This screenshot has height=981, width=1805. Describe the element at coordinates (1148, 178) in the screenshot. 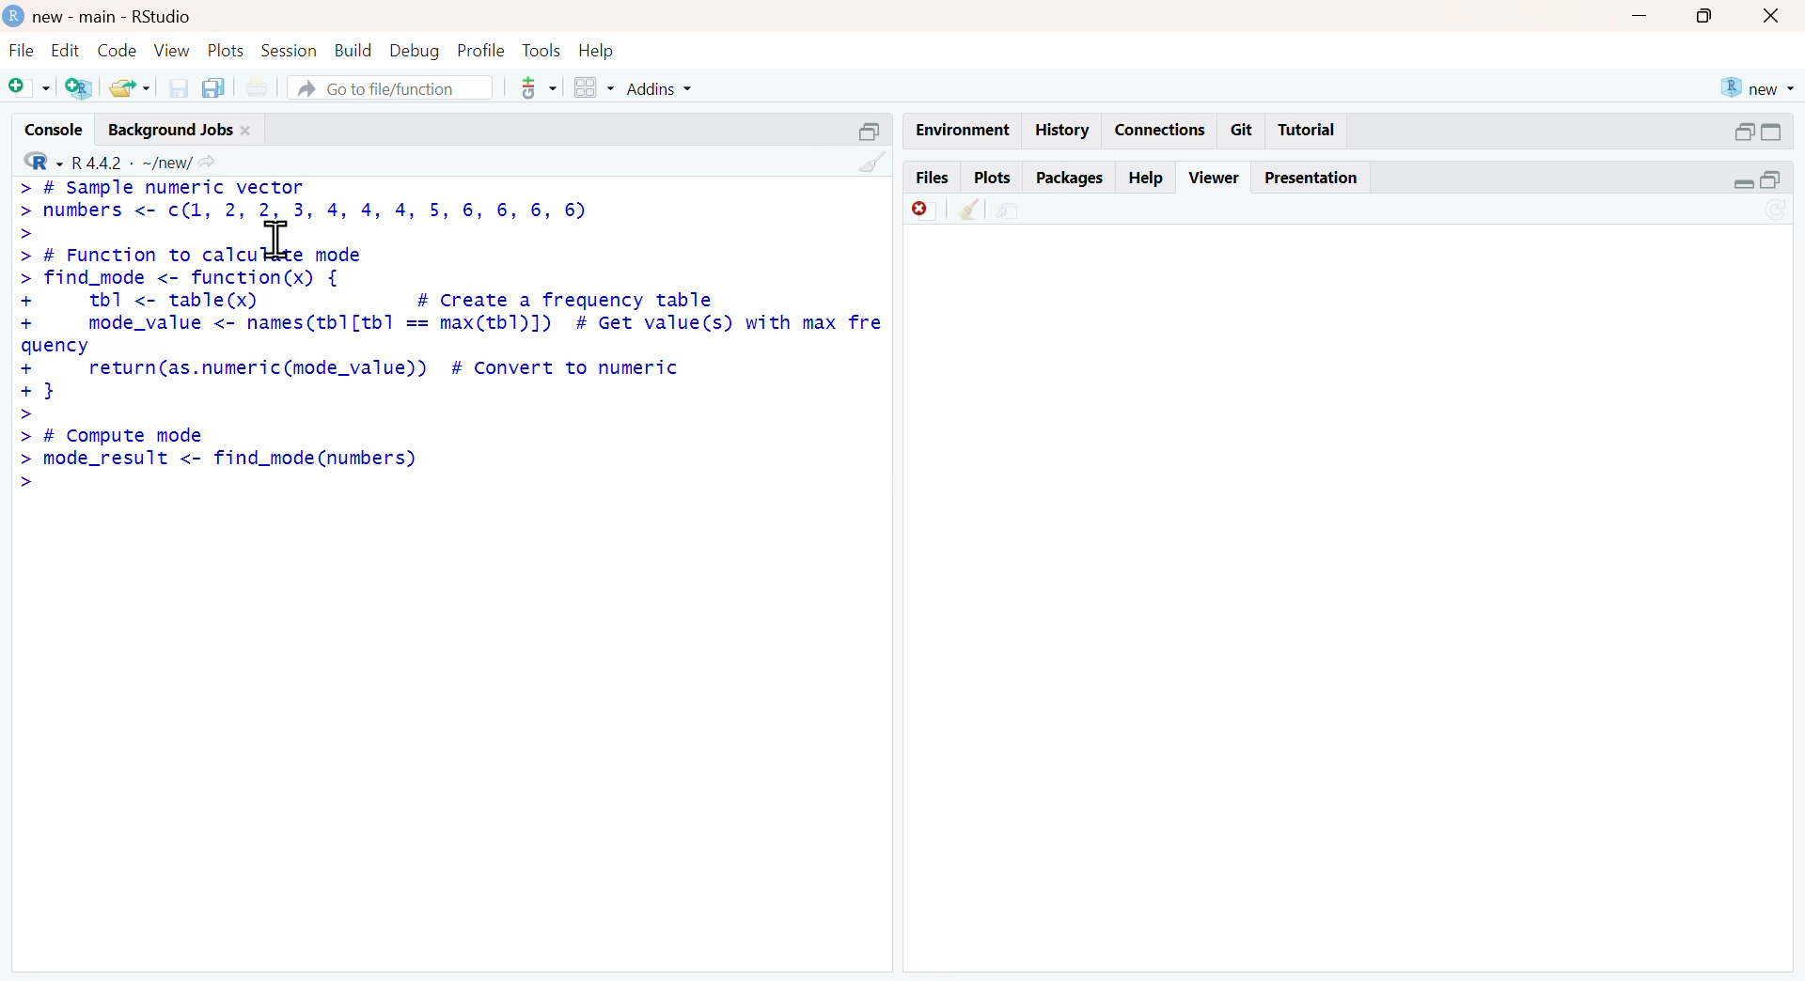

I see `help` at that location.